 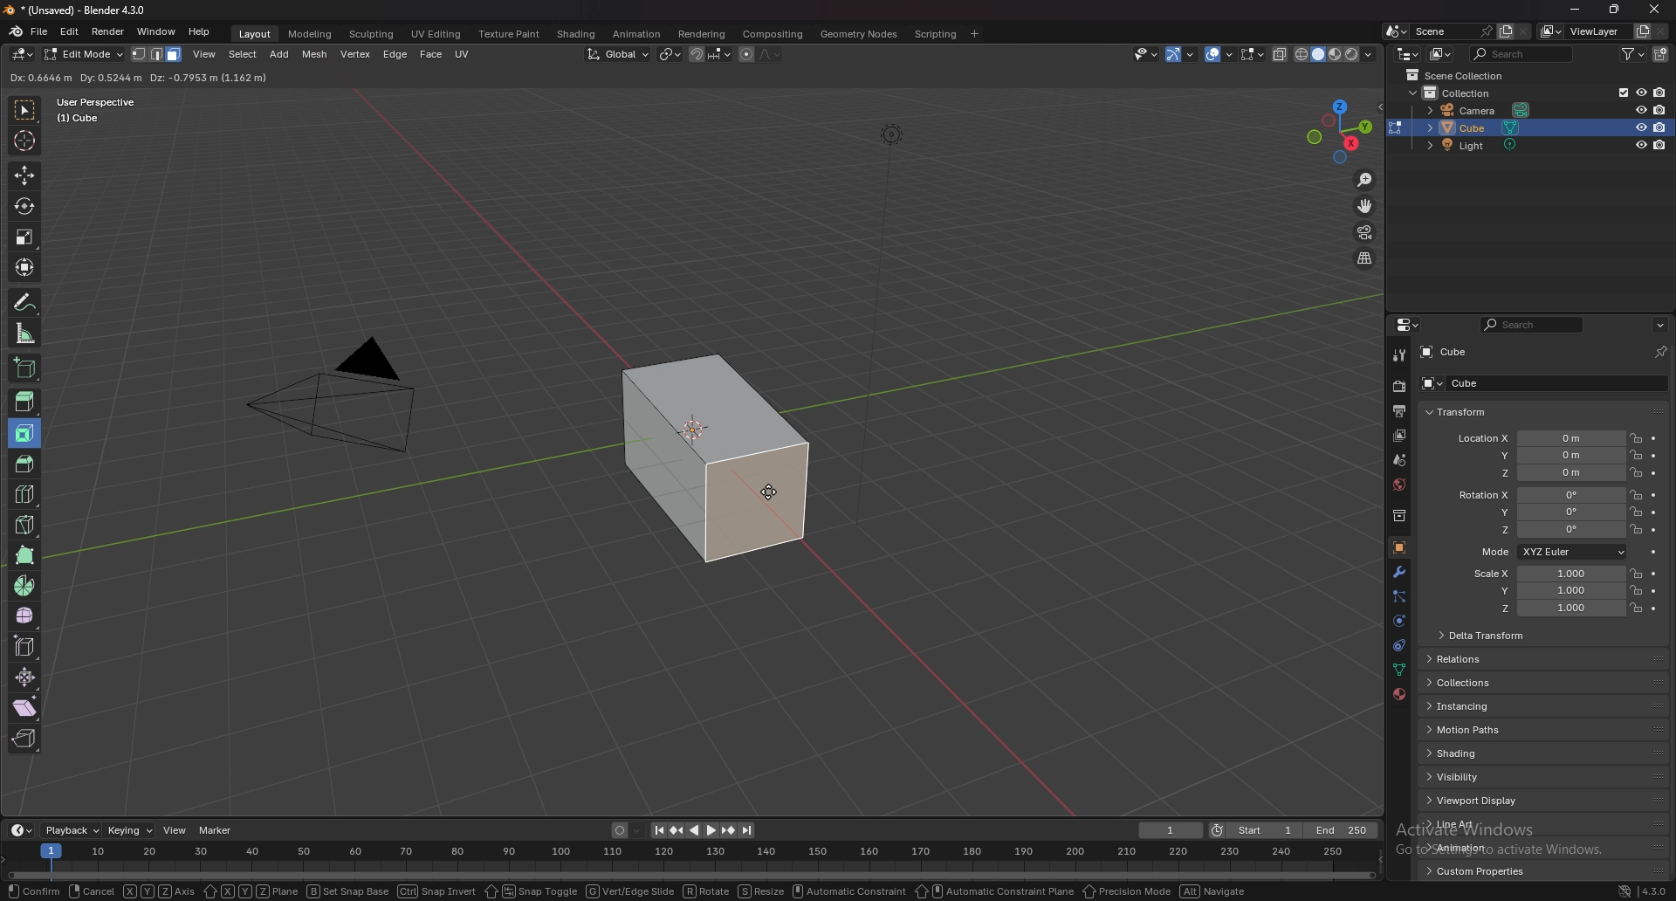 I want to click on rotation y, so click(x=1544, y=511).